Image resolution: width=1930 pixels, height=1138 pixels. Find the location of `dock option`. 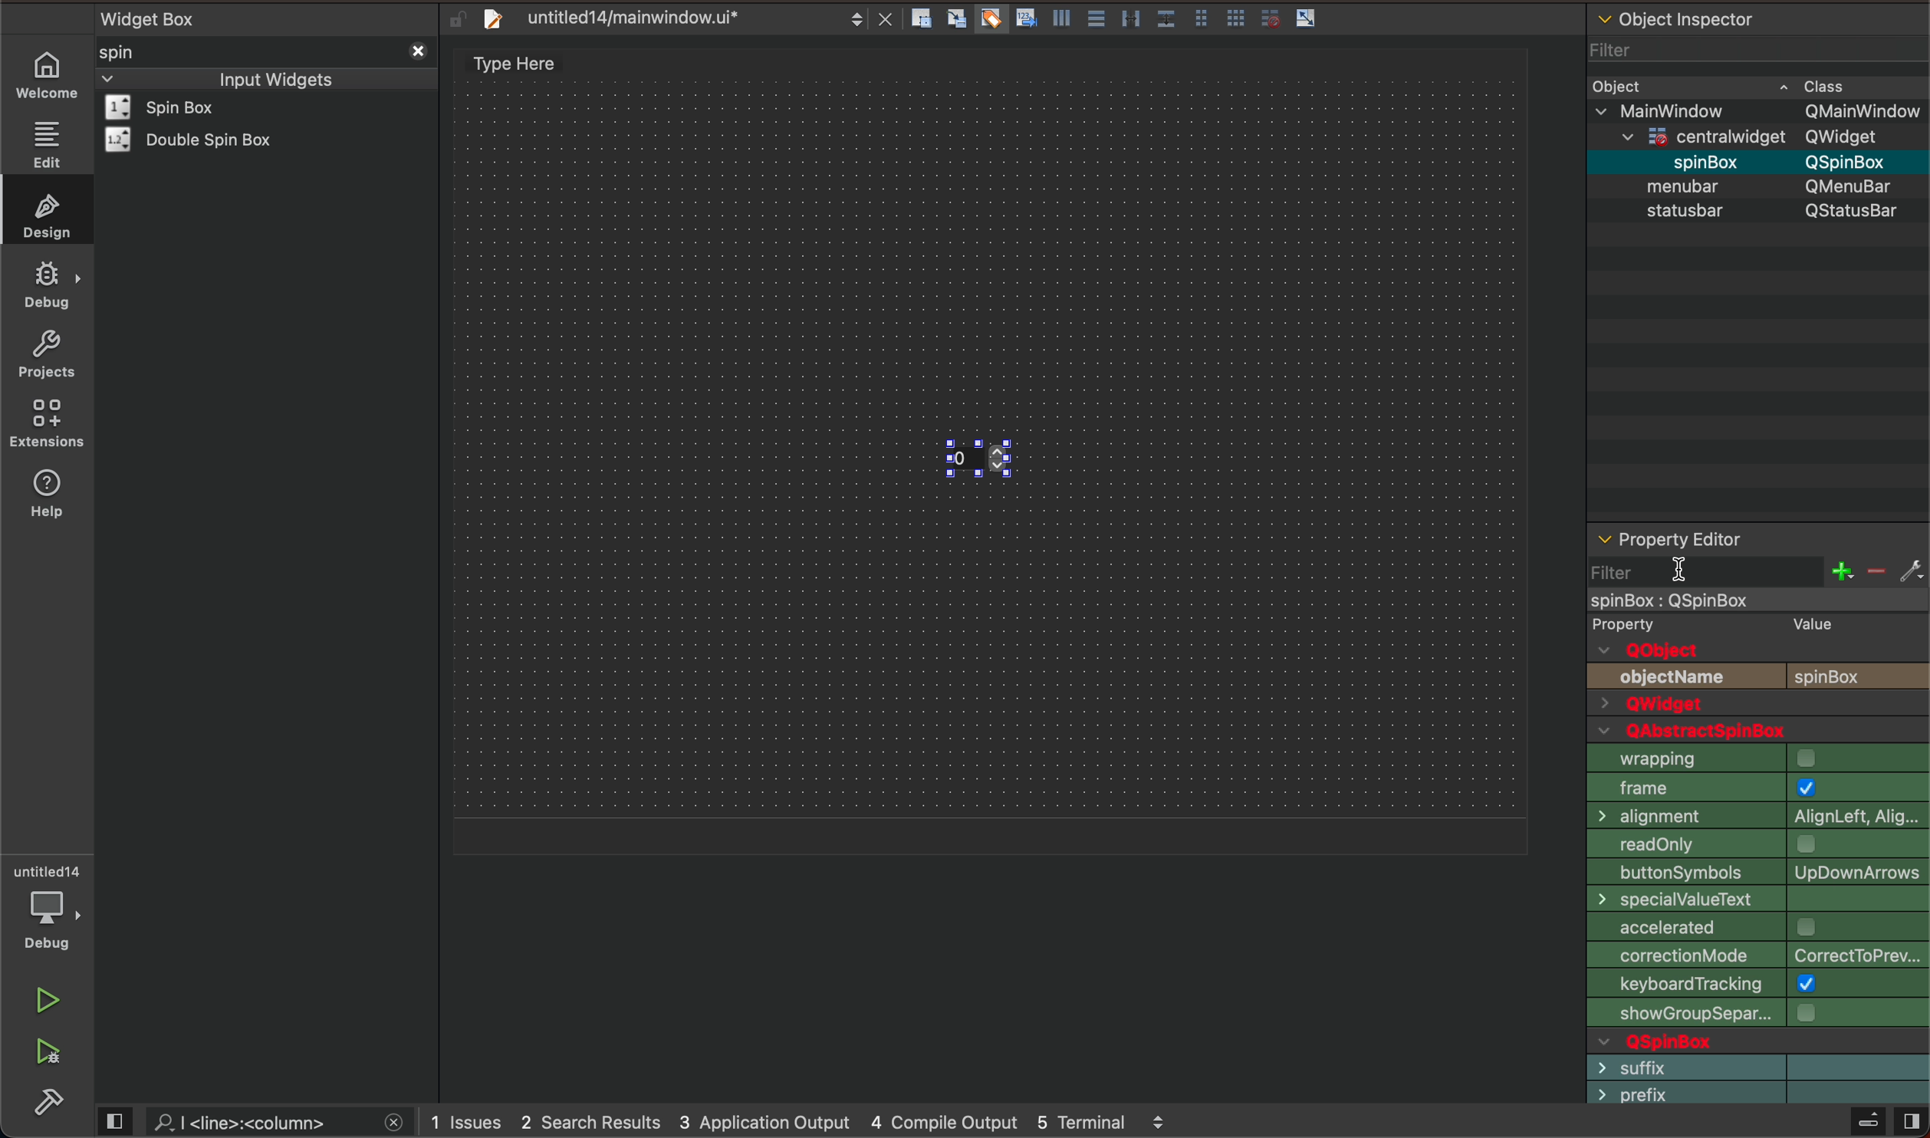

dock option is located at coordinates (1754, 926).